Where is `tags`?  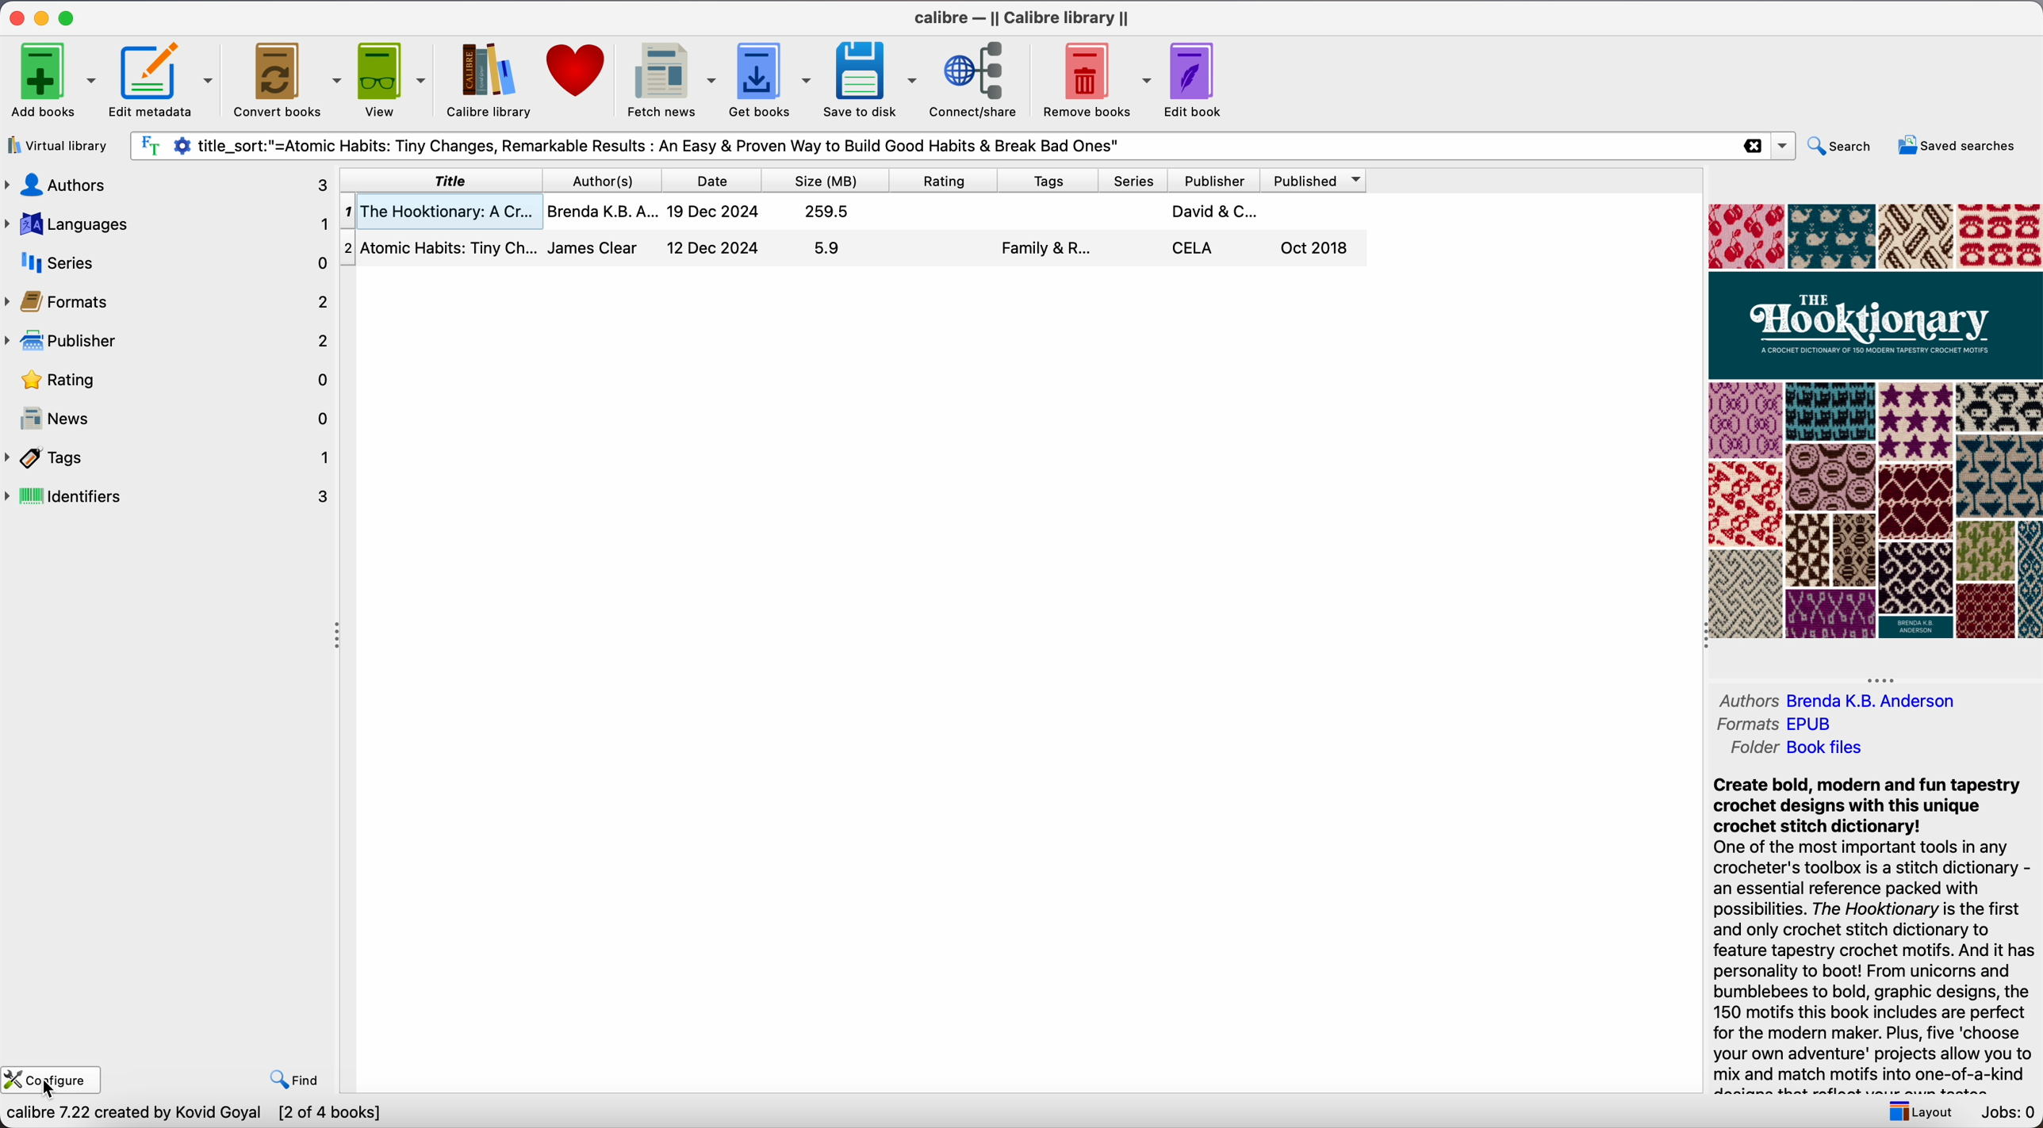 tags is located at coordinates (1049, 178).